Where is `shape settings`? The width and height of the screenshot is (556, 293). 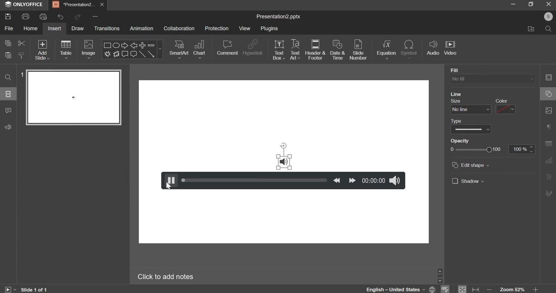 shape settings is located at coordinates (548, 93).